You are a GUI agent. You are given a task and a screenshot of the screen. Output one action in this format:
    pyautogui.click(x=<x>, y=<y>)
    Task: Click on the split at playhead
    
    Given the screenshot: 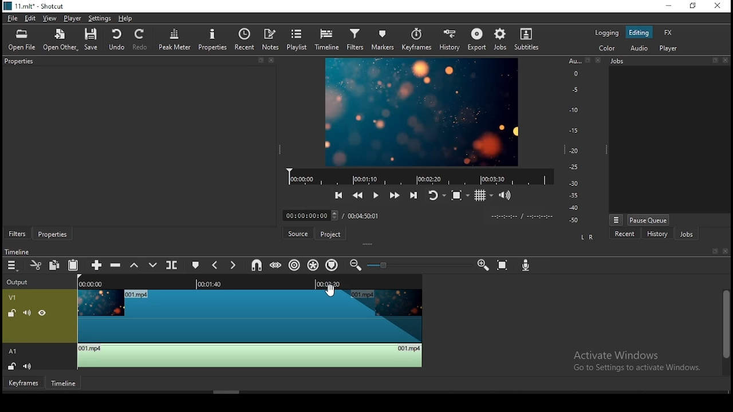 What is the action you would take?
    pyautogui.click(x=174, y=264)
    